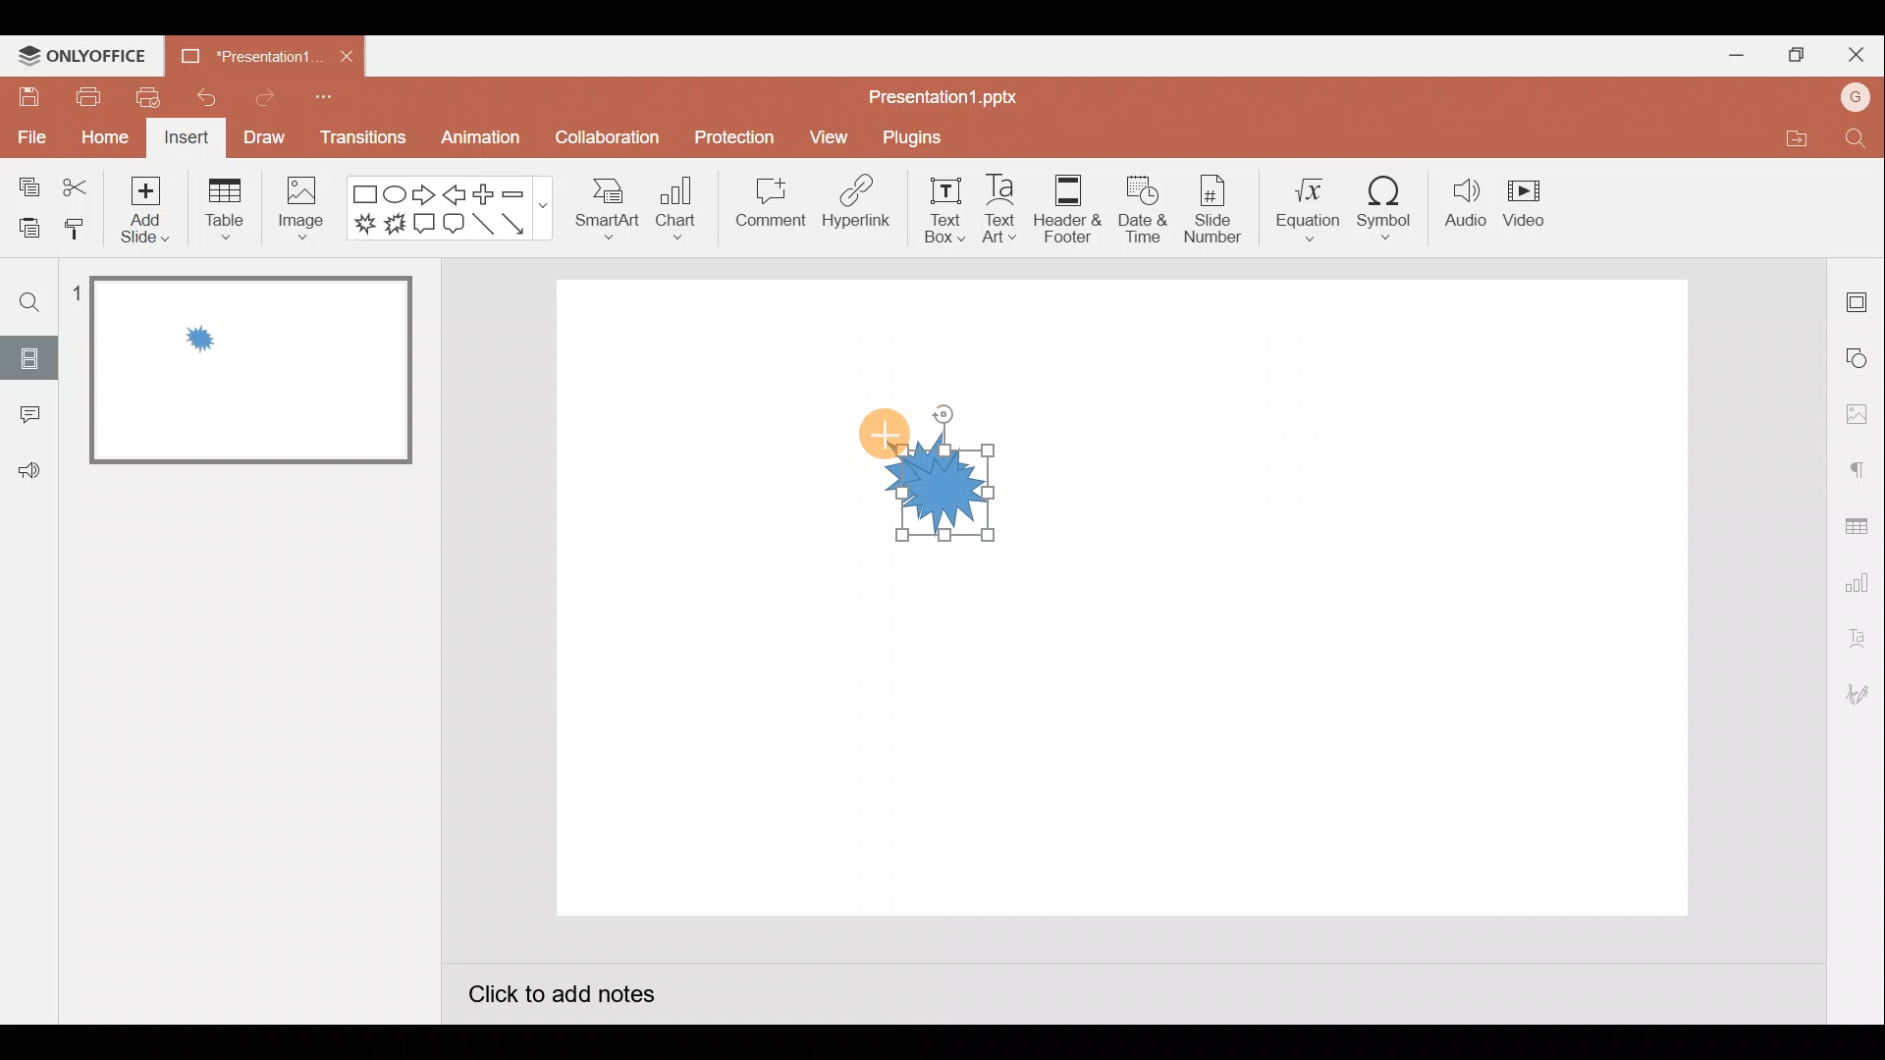 The height and width of the screenshot is (1060, 1885). I want to click on Click to add notes, so click(562, 990).